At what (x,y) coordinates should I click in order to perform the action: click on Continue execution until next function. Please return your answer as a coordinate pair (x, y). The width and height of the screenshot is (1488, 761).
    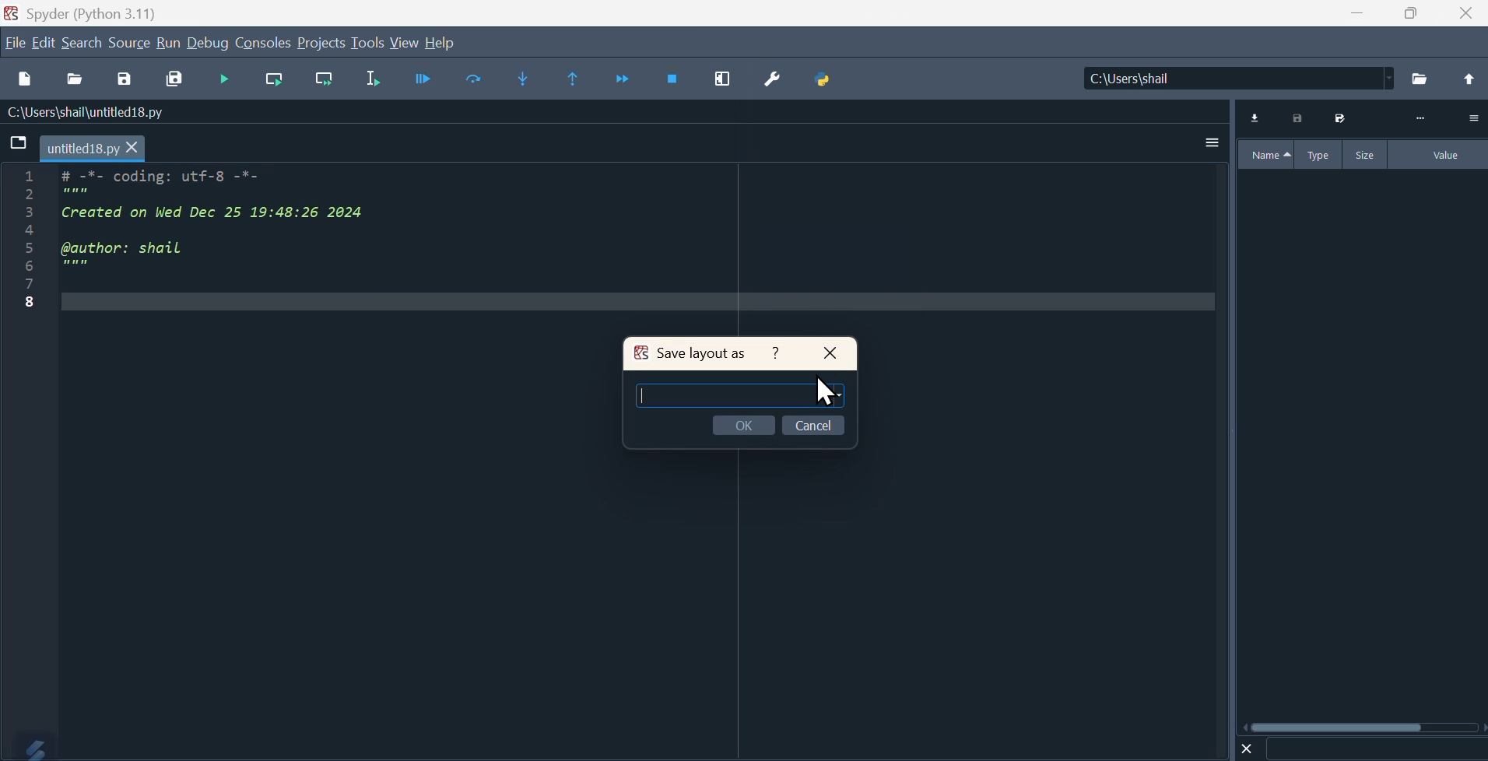
    Looking at the image, I should click on (624, 81).